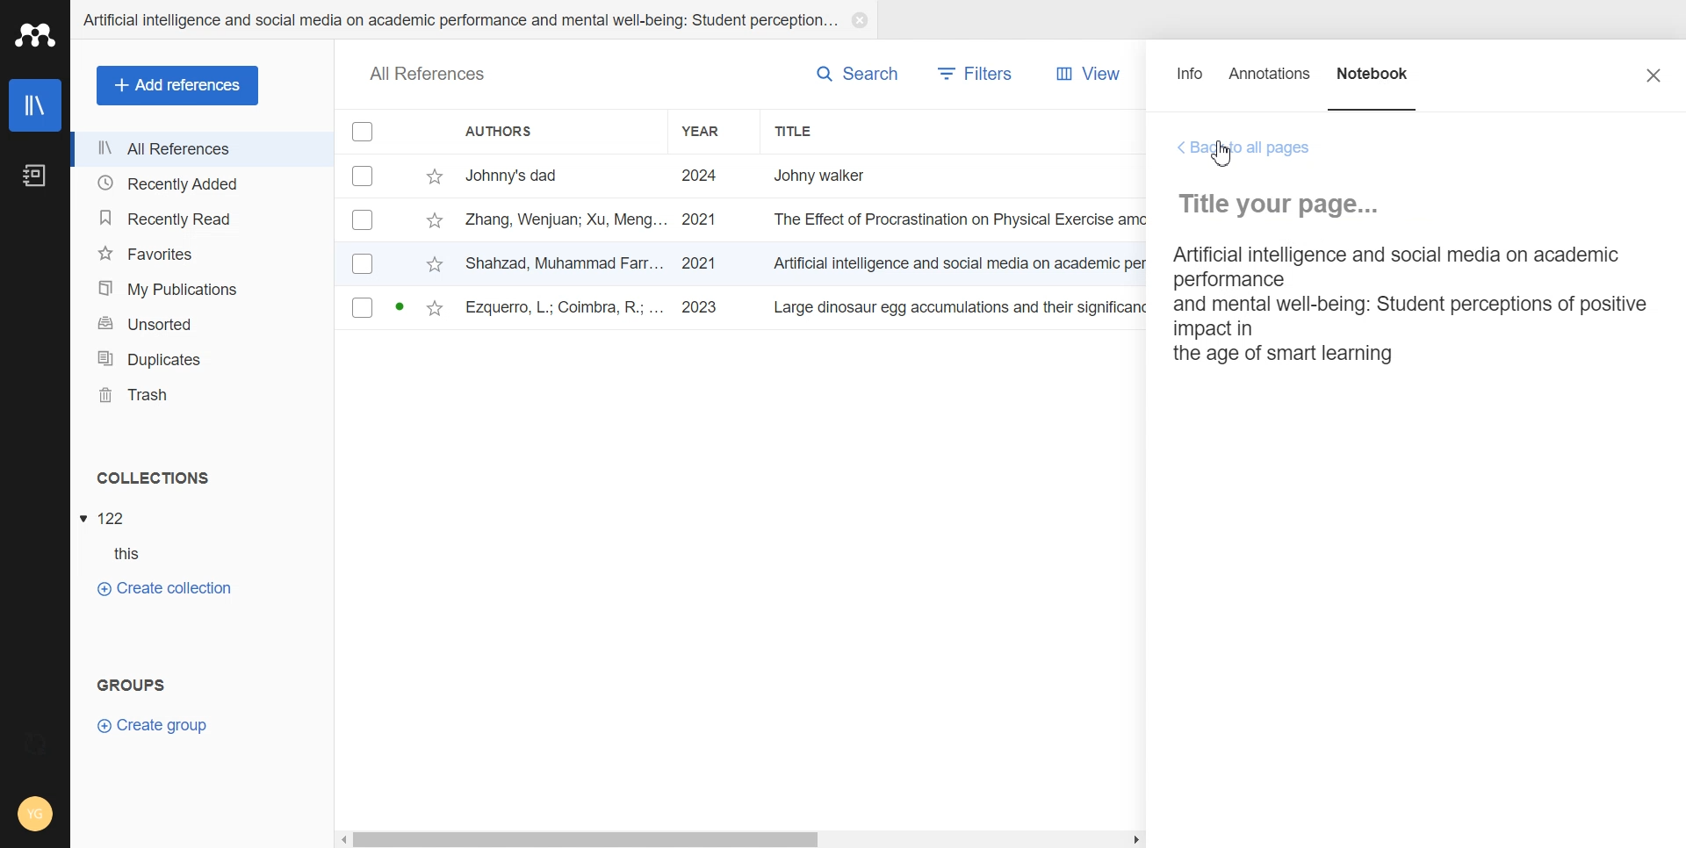 This screenshot has height=848, width=1686. Describe the element at coordinates (364, 219) in the screenshot. I see `Checkbox` at that location.